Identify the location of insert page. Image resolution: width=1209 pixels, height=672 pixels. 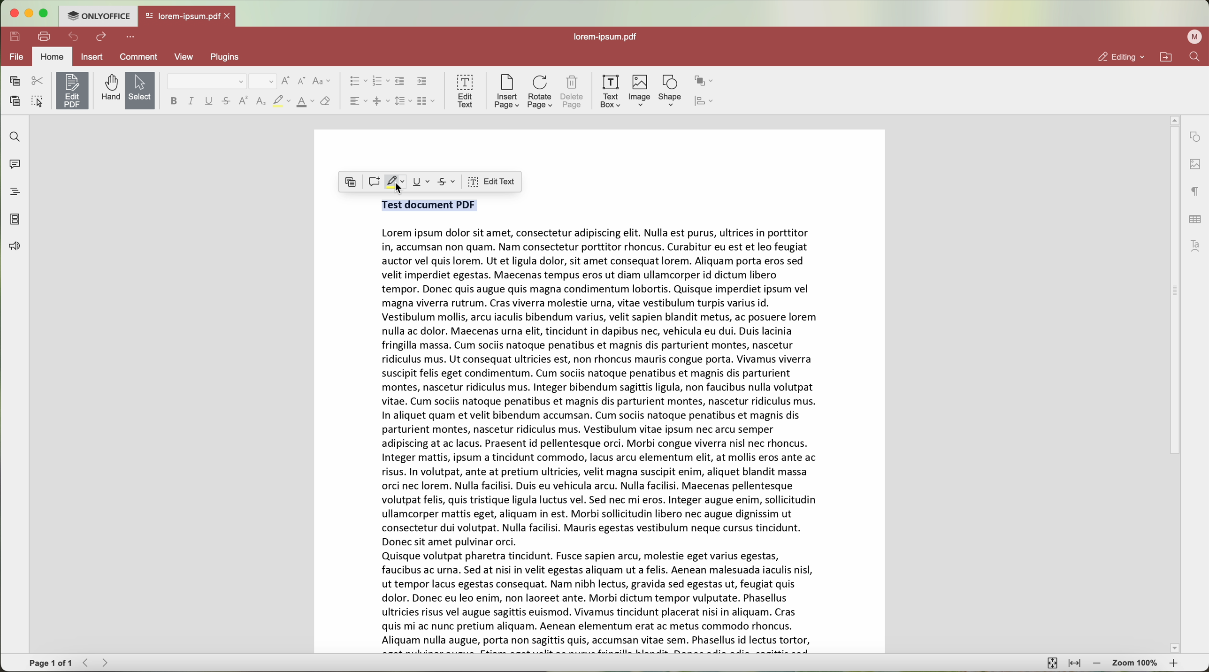
(506, 92).